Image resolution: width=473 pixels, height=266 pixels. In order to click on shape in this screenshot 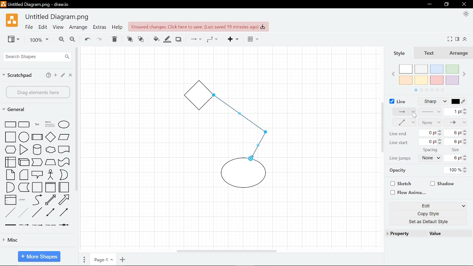, I will do `click(65, 213)`.